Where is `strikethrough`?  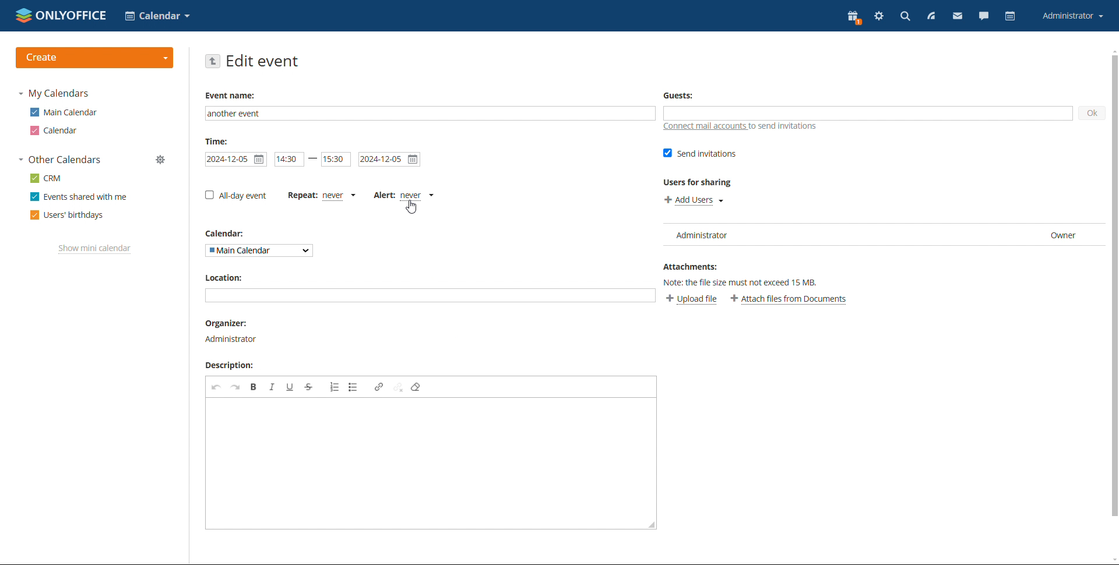 strikethrough is located at coordinates (309, 387).